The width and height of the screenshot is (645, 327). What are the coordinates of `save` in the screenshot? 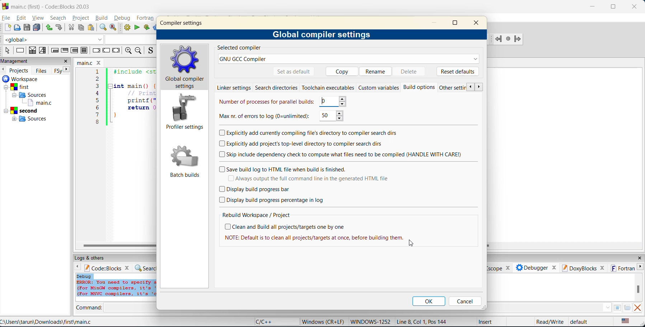 It's located at (27, 28).